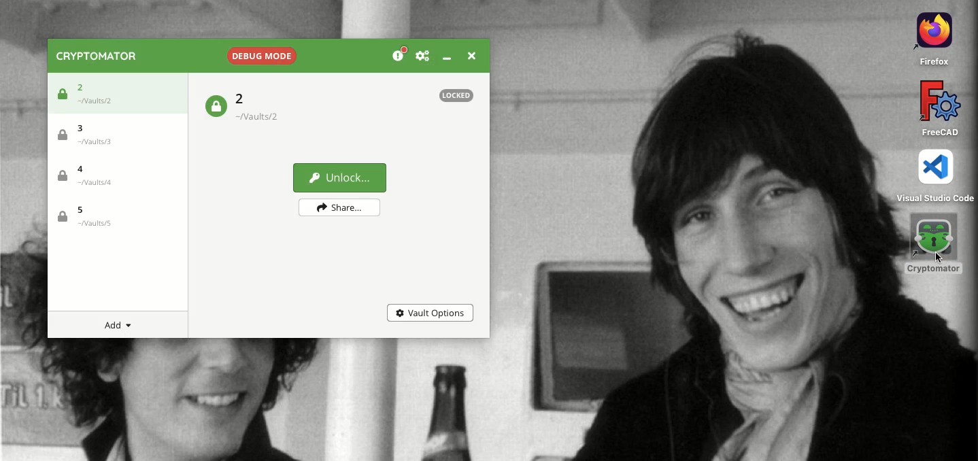 The height and width of the screenshot is (461, 978). What do you see at coordinates (451, 56) in the screenshot?
I see `Minimize` at bounding box center [451, 56].